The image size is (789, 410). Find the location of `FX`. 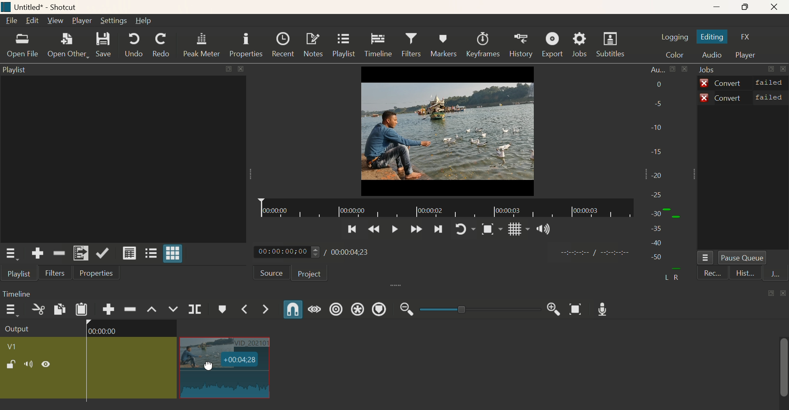

FX is located at coordinates (748, 37).